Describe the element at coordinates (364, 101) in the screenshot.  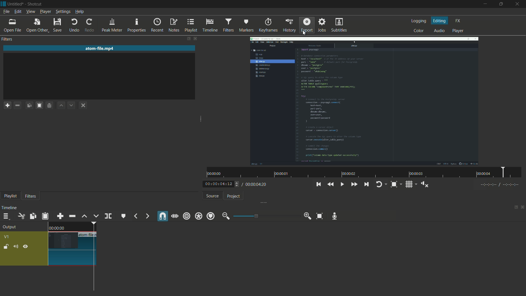
I see `imported file` at that location.